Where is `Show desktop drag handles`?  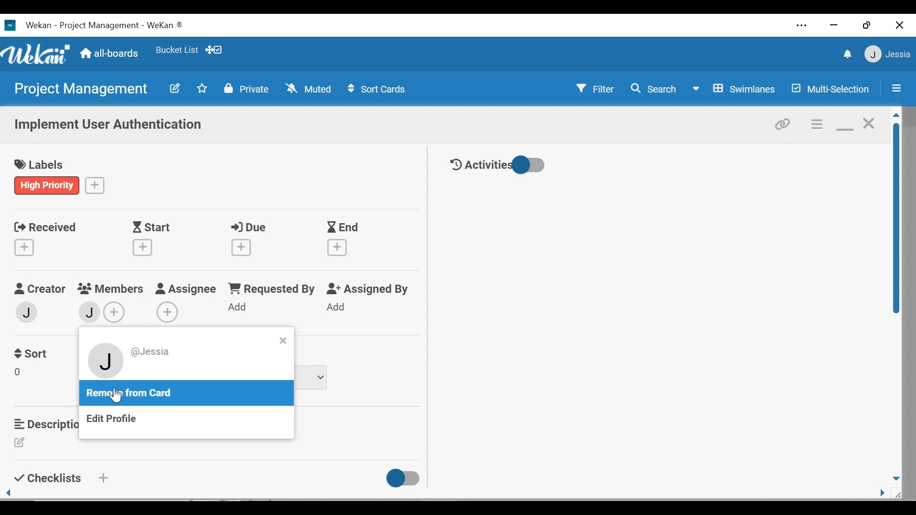 Show desktop drag handles is located at coordinates (216, 50).